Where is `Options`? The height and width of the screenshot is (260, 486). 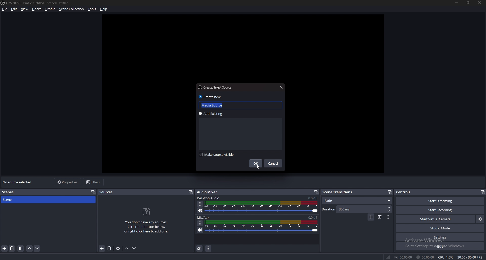
Options is located at coordinates (200, 223).